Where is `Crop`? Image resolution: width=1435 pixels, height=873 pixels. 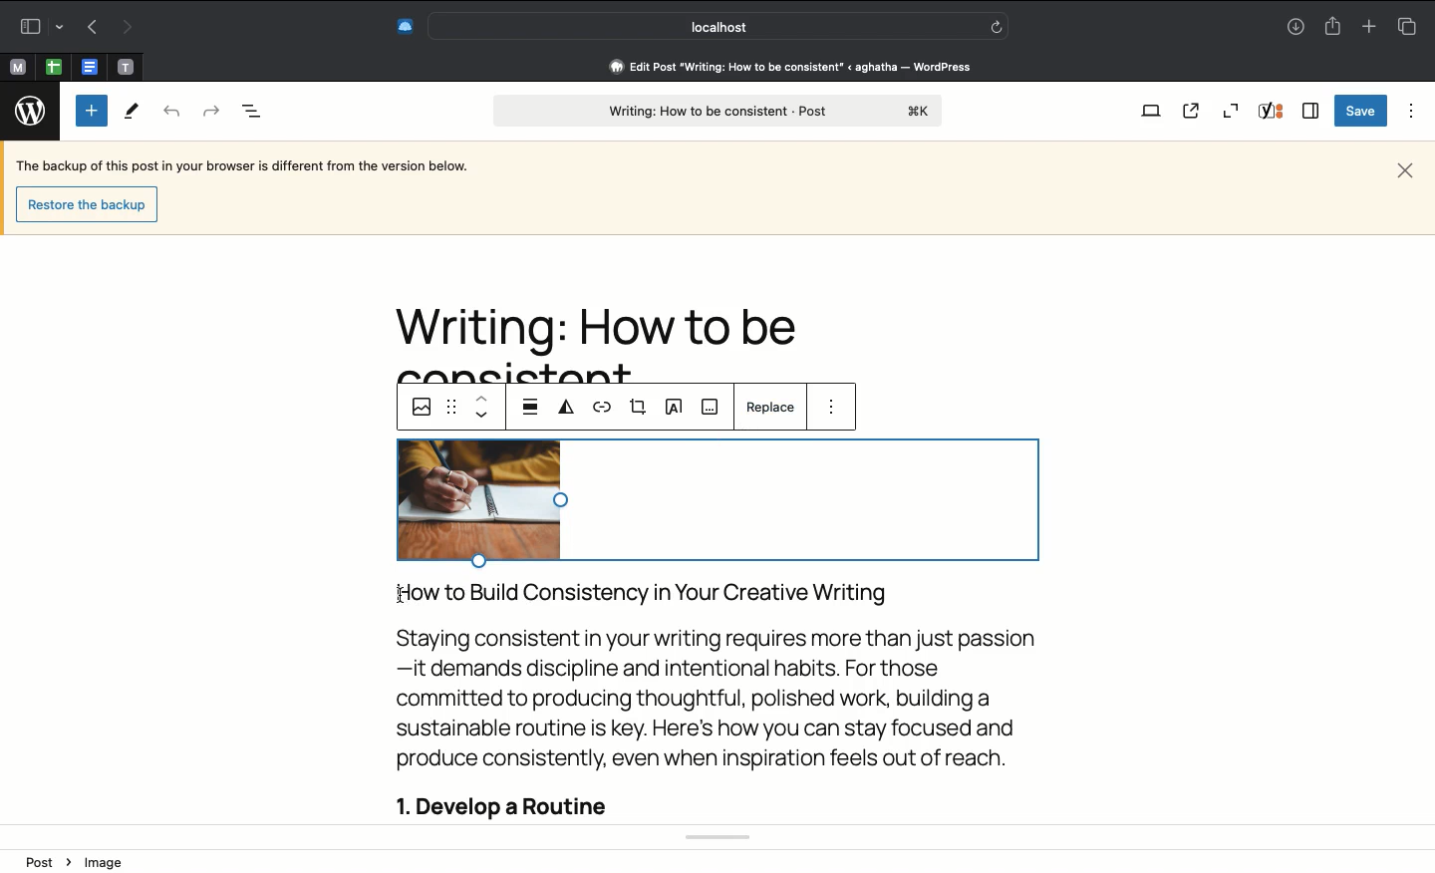
Crop is located at coordinates (638, 407).